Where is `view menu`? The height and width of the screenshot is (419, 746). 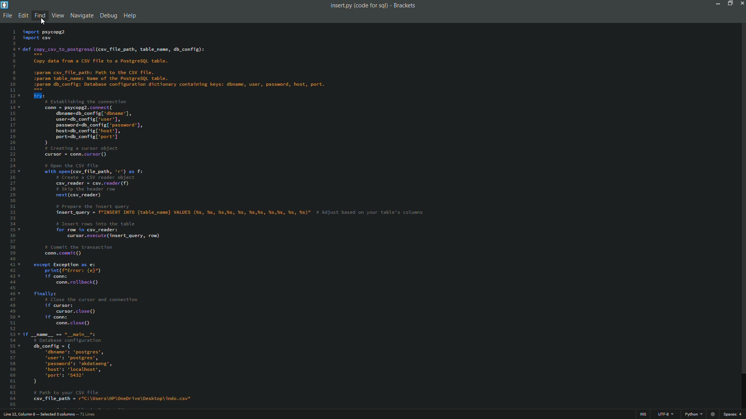 view menu is located at coordinates (58, 16).